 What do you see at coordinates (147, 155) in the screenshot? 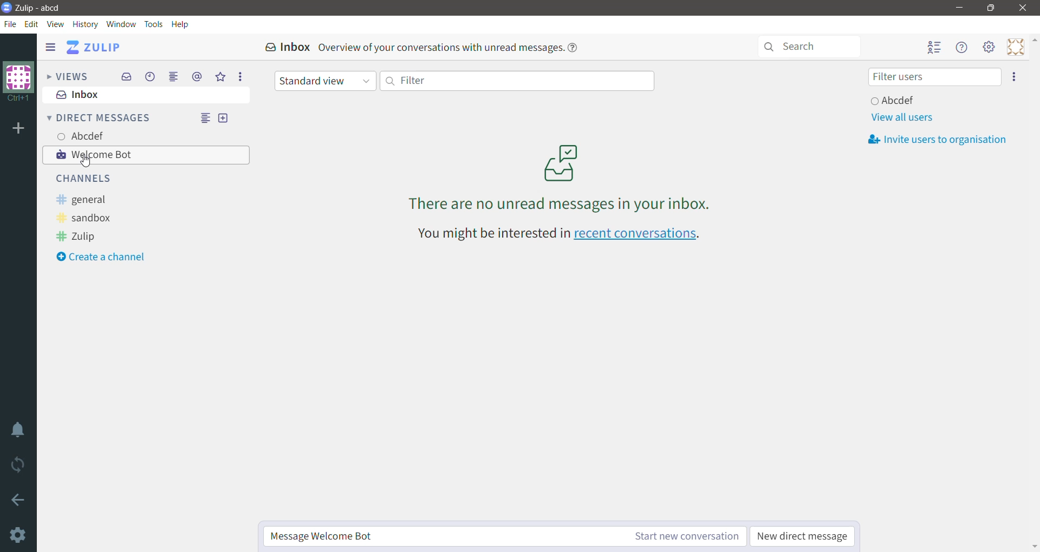
I see `welcome bot` at bounding box center [147, 155].